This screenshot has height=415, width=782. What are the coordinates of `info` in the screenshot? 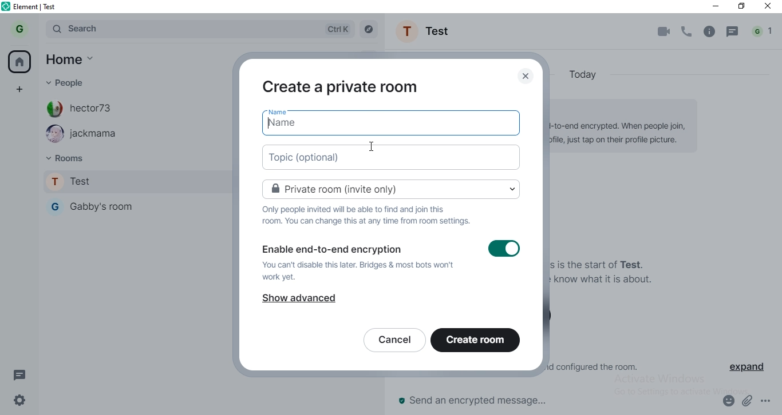 It's located at (709, 31).